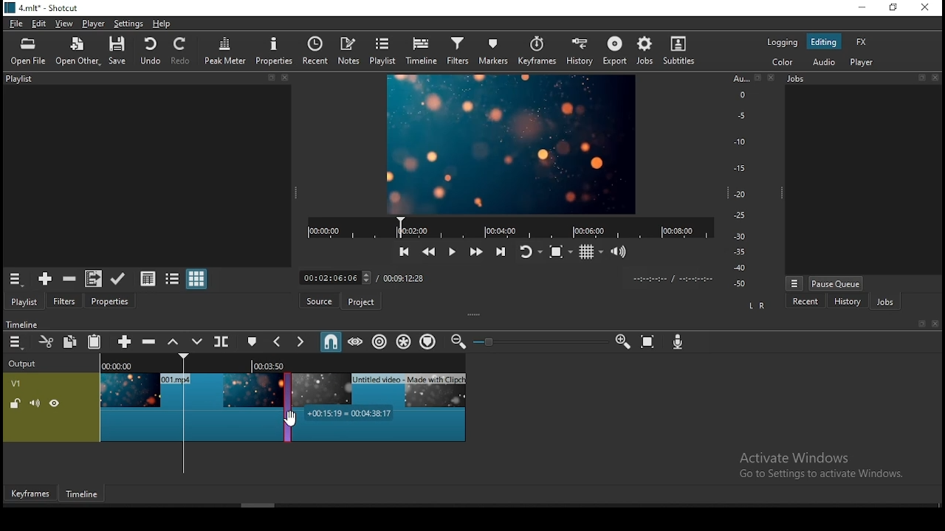  What do you see at coordinates (292, 420) in the screenshot?
I see `mouse pointer` at bounding box center [292, 420].